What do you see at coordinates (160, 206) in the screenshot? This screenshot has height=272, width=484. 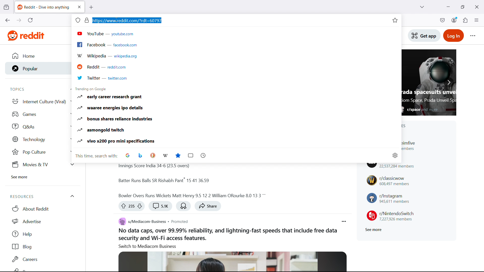 I see `Comment` at bounding box center [160, 206].